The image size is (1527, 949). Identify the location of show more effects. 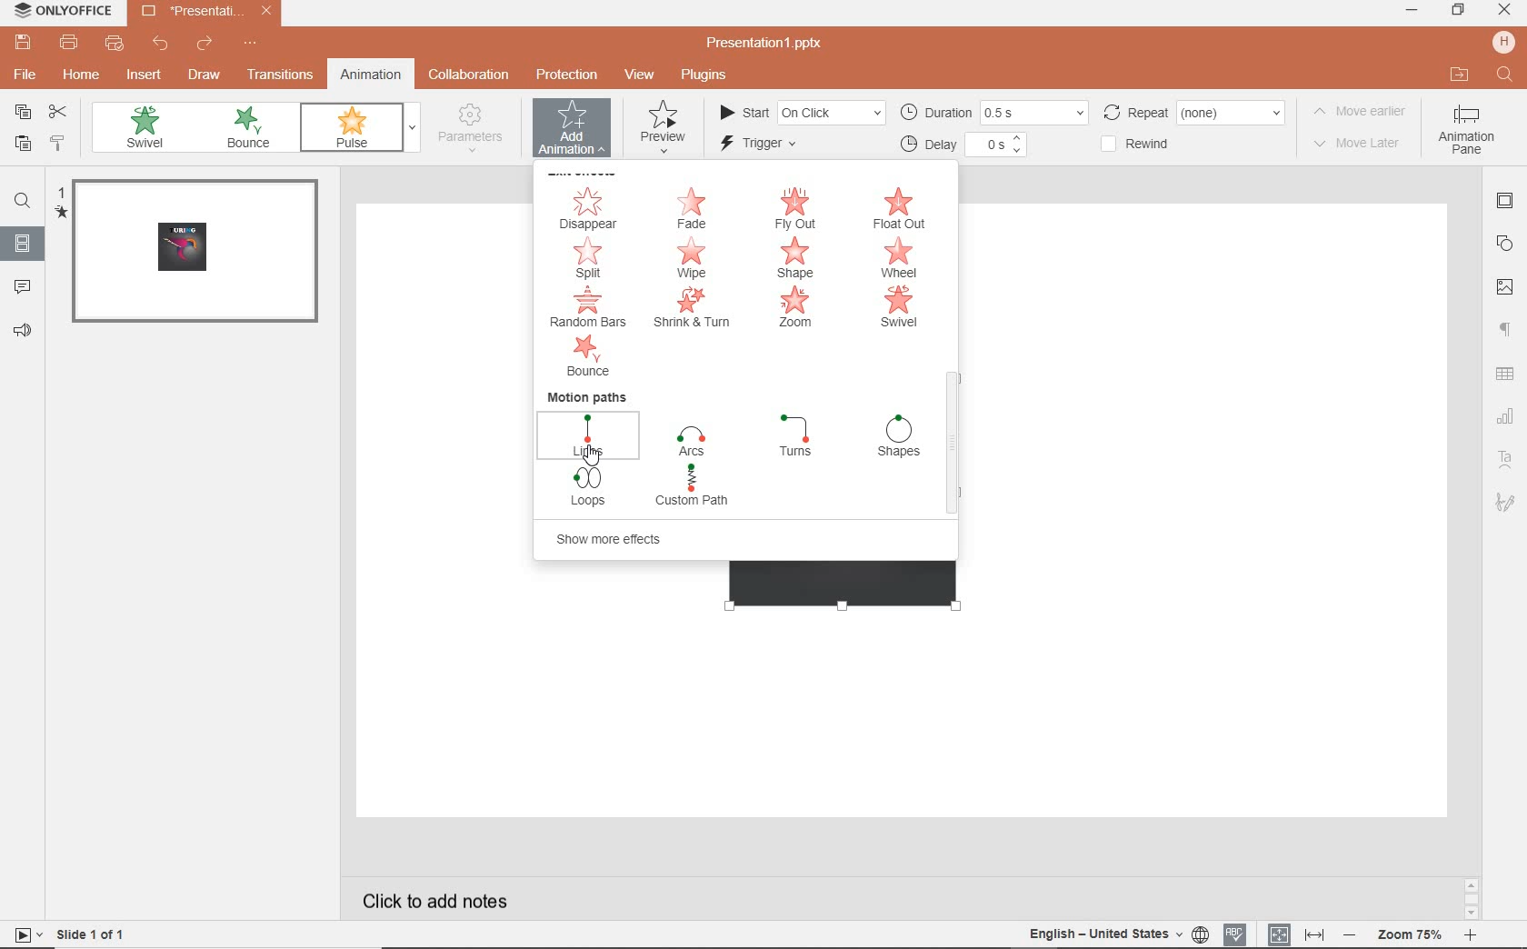
(619, 539).